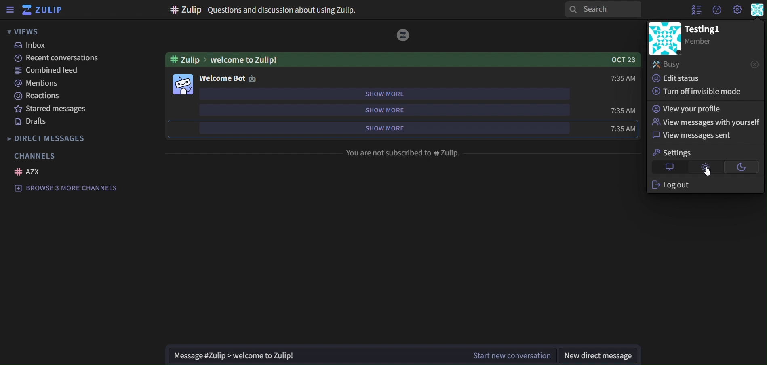 The image size is (767, 365). I want to click on busy, so click(707, 65).